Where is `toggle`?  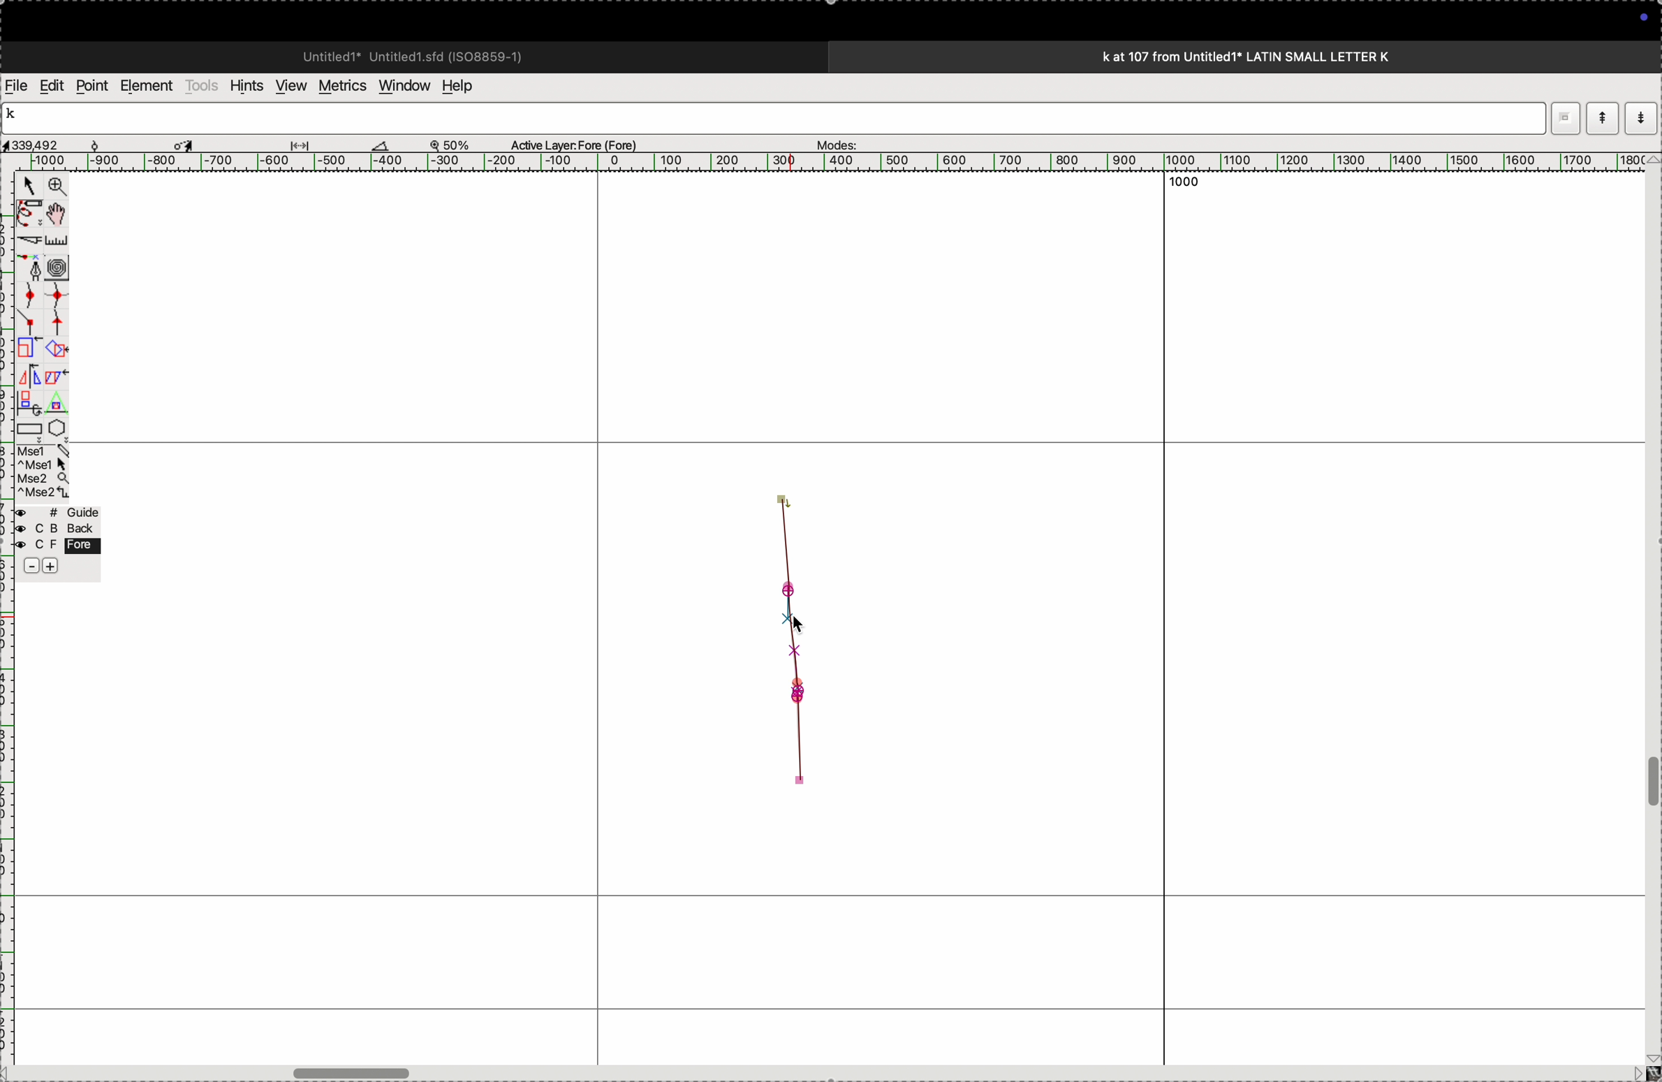
toggle is located at coordinates (1652, 782).